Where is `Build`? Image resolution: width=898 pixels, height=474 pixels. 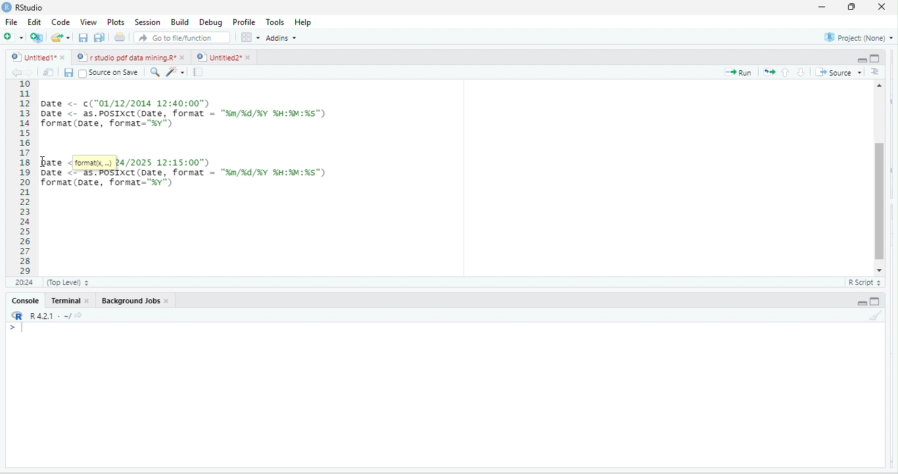
Build is located at coordinates (179, 23).